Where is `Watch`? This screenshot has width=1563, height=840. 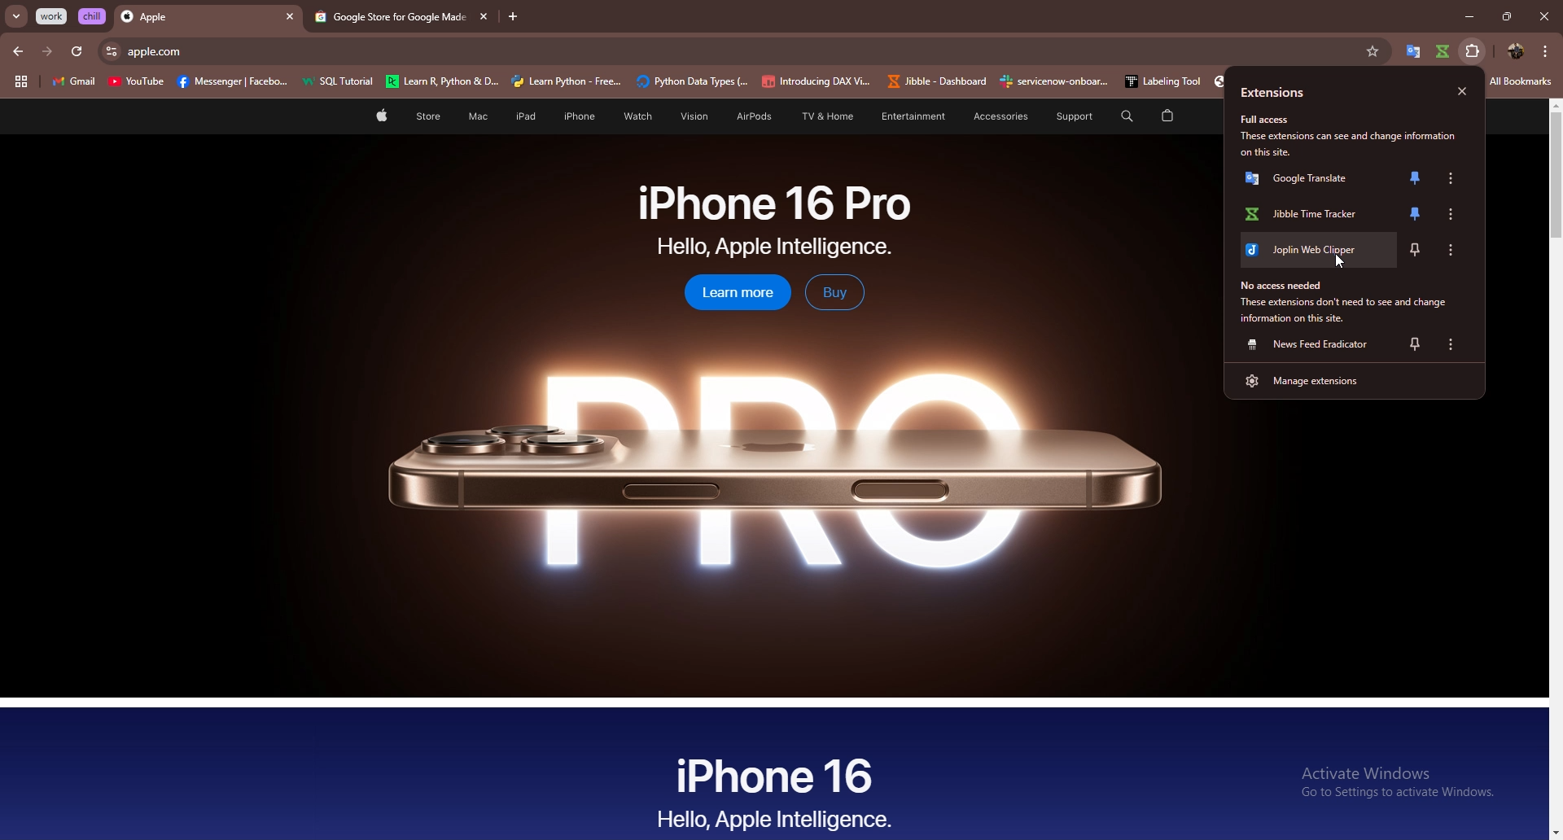
Watch is located at coordinates (635, 116).